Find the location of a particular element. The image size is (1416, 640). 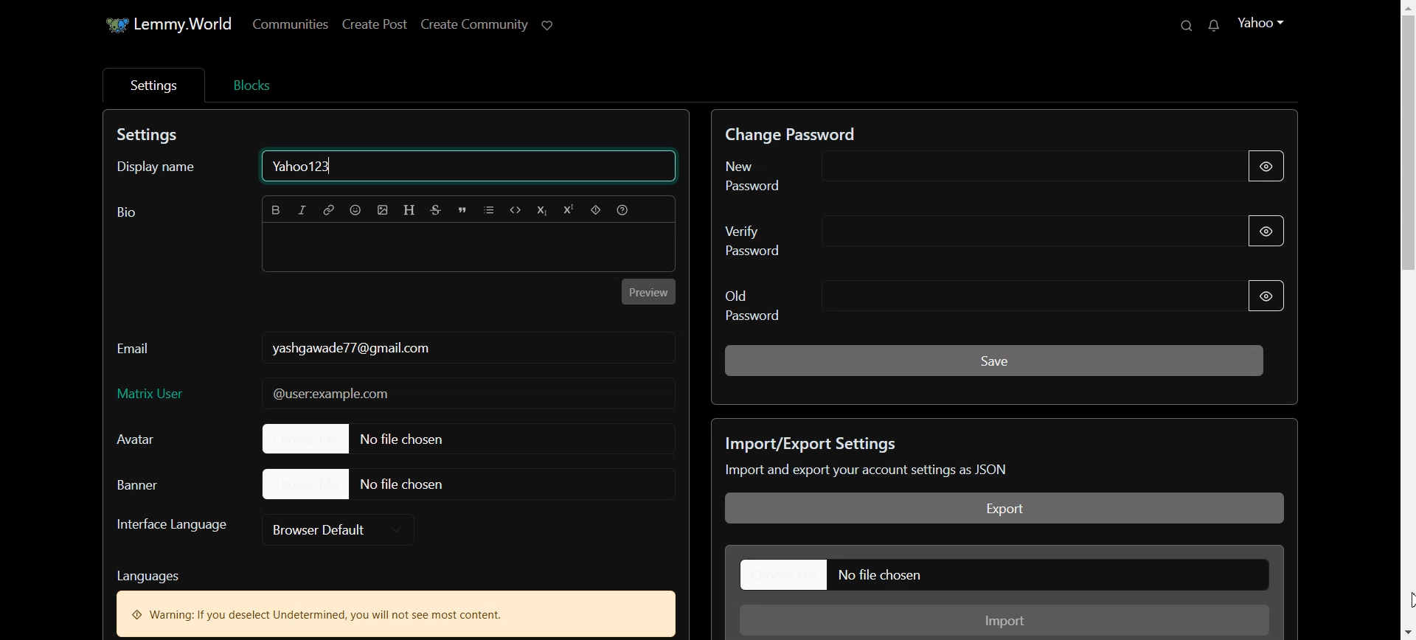

Hide Password is located at coordinates (1266, 296).